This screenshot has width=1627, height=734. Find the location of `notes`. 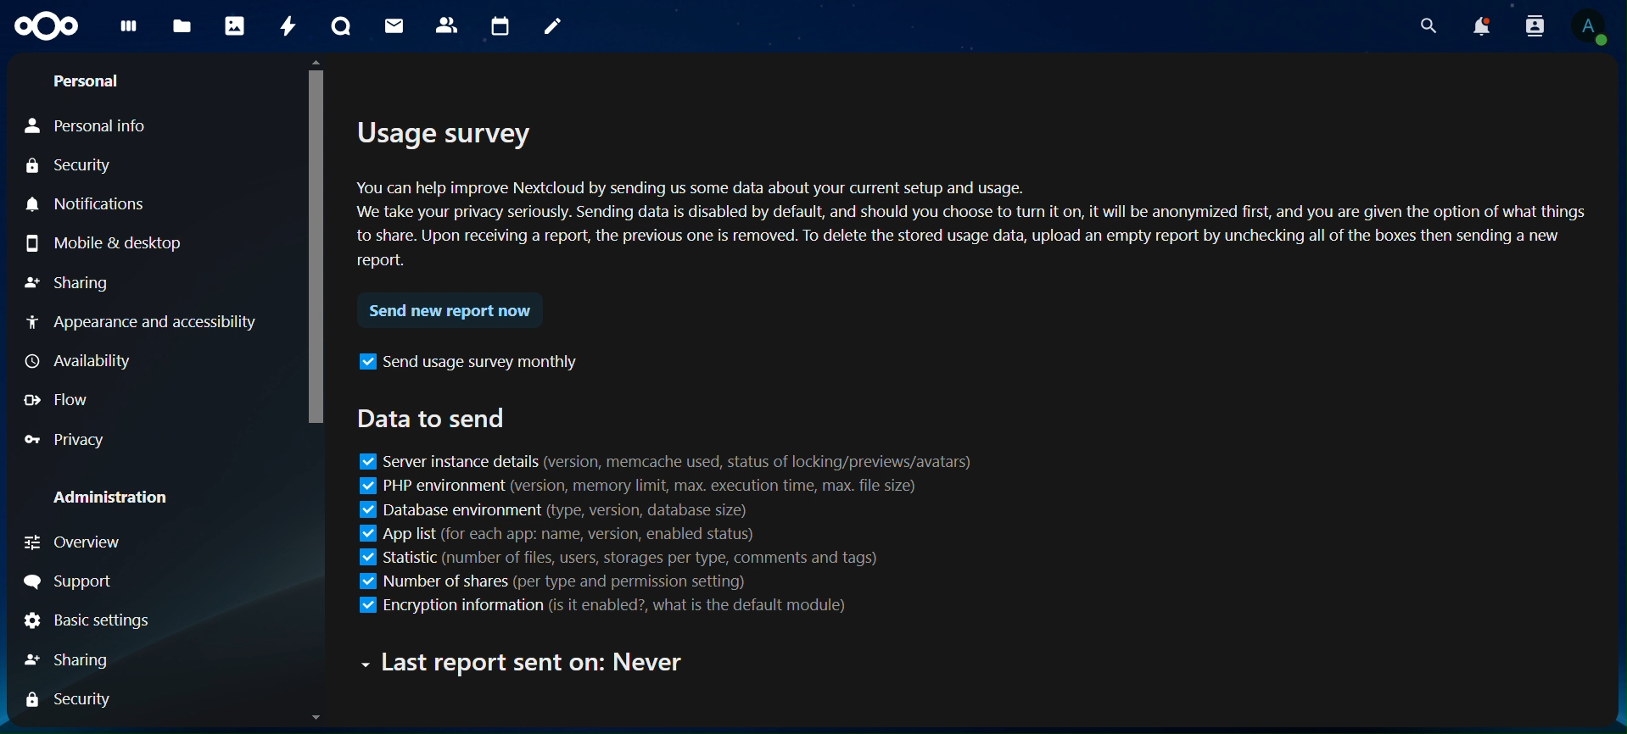

notes is located at coordinates (551, 25).